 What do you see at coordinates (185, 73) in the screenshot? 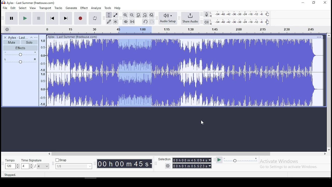
I see `audio track` at bounding box center [185, 73].